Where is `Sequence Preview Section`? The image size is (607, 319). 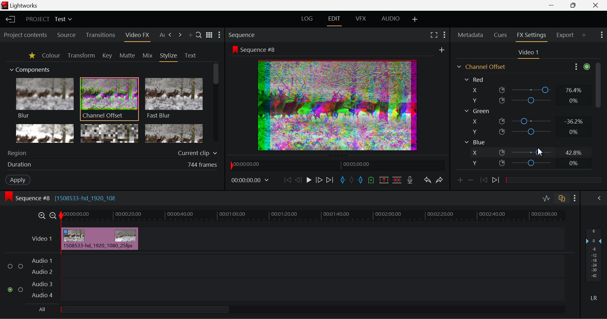 Sequence Preview Section is located at coordinates (242, 34).